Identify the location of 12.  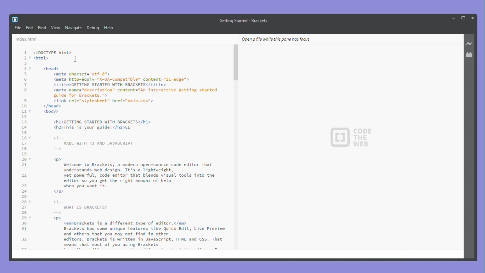
(24, 117).